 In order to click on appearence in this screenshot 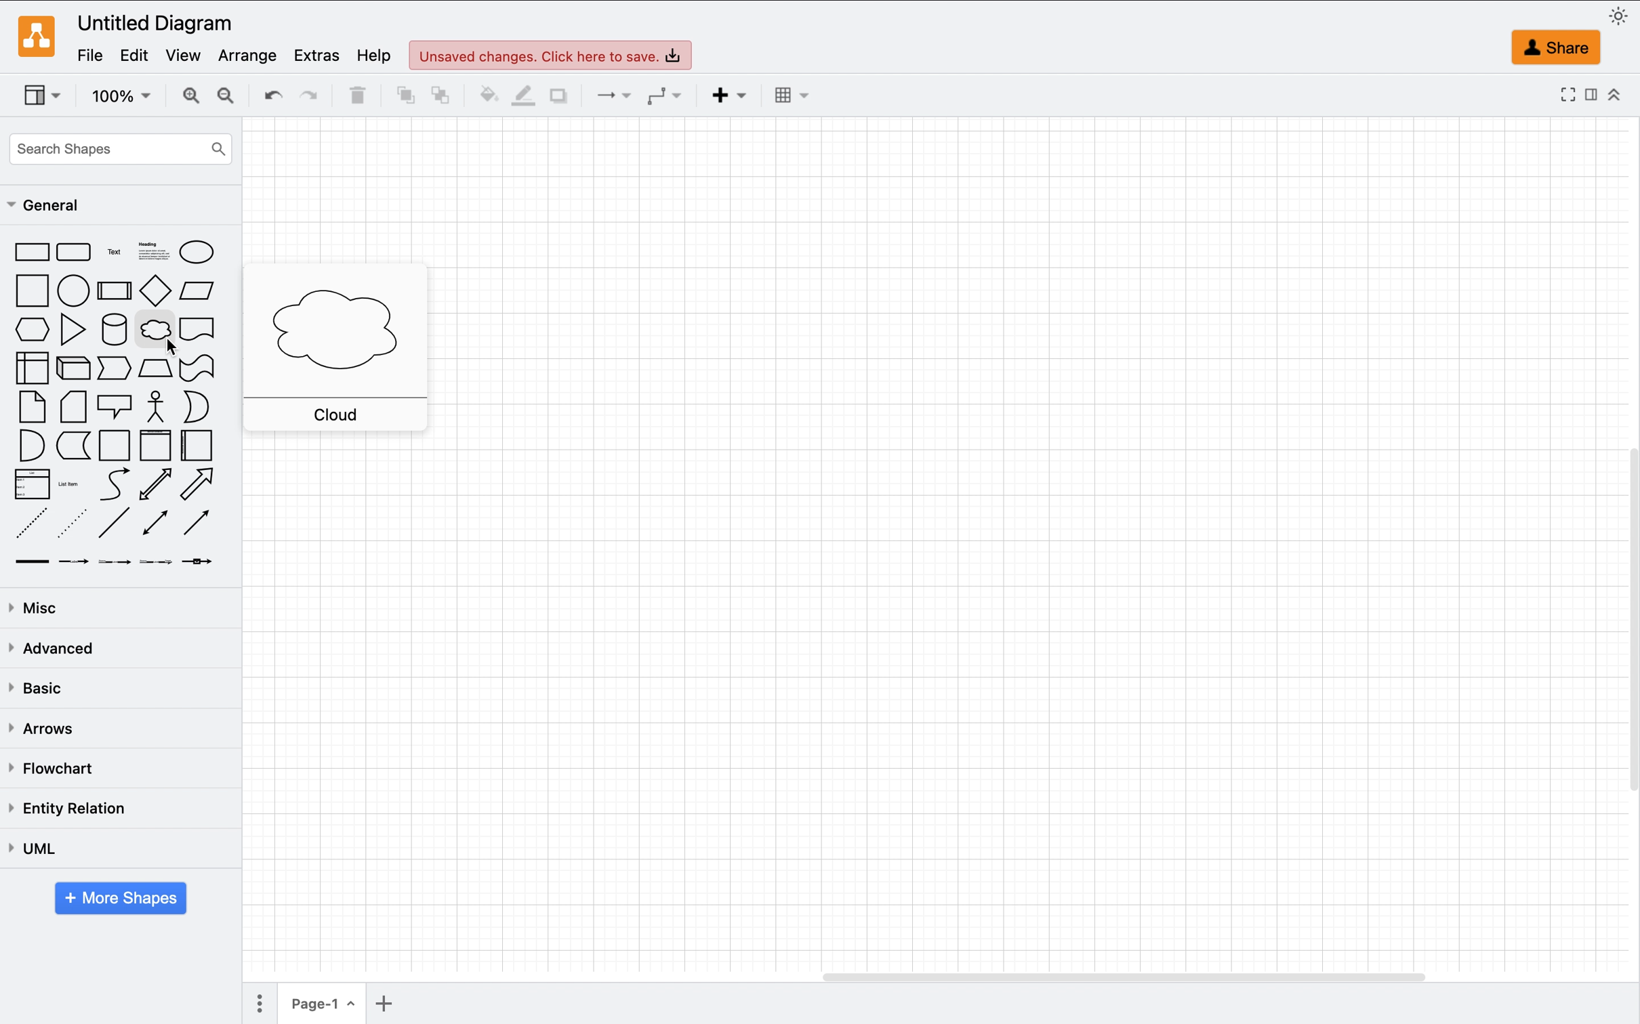, I will do `click(1621, 16)`.